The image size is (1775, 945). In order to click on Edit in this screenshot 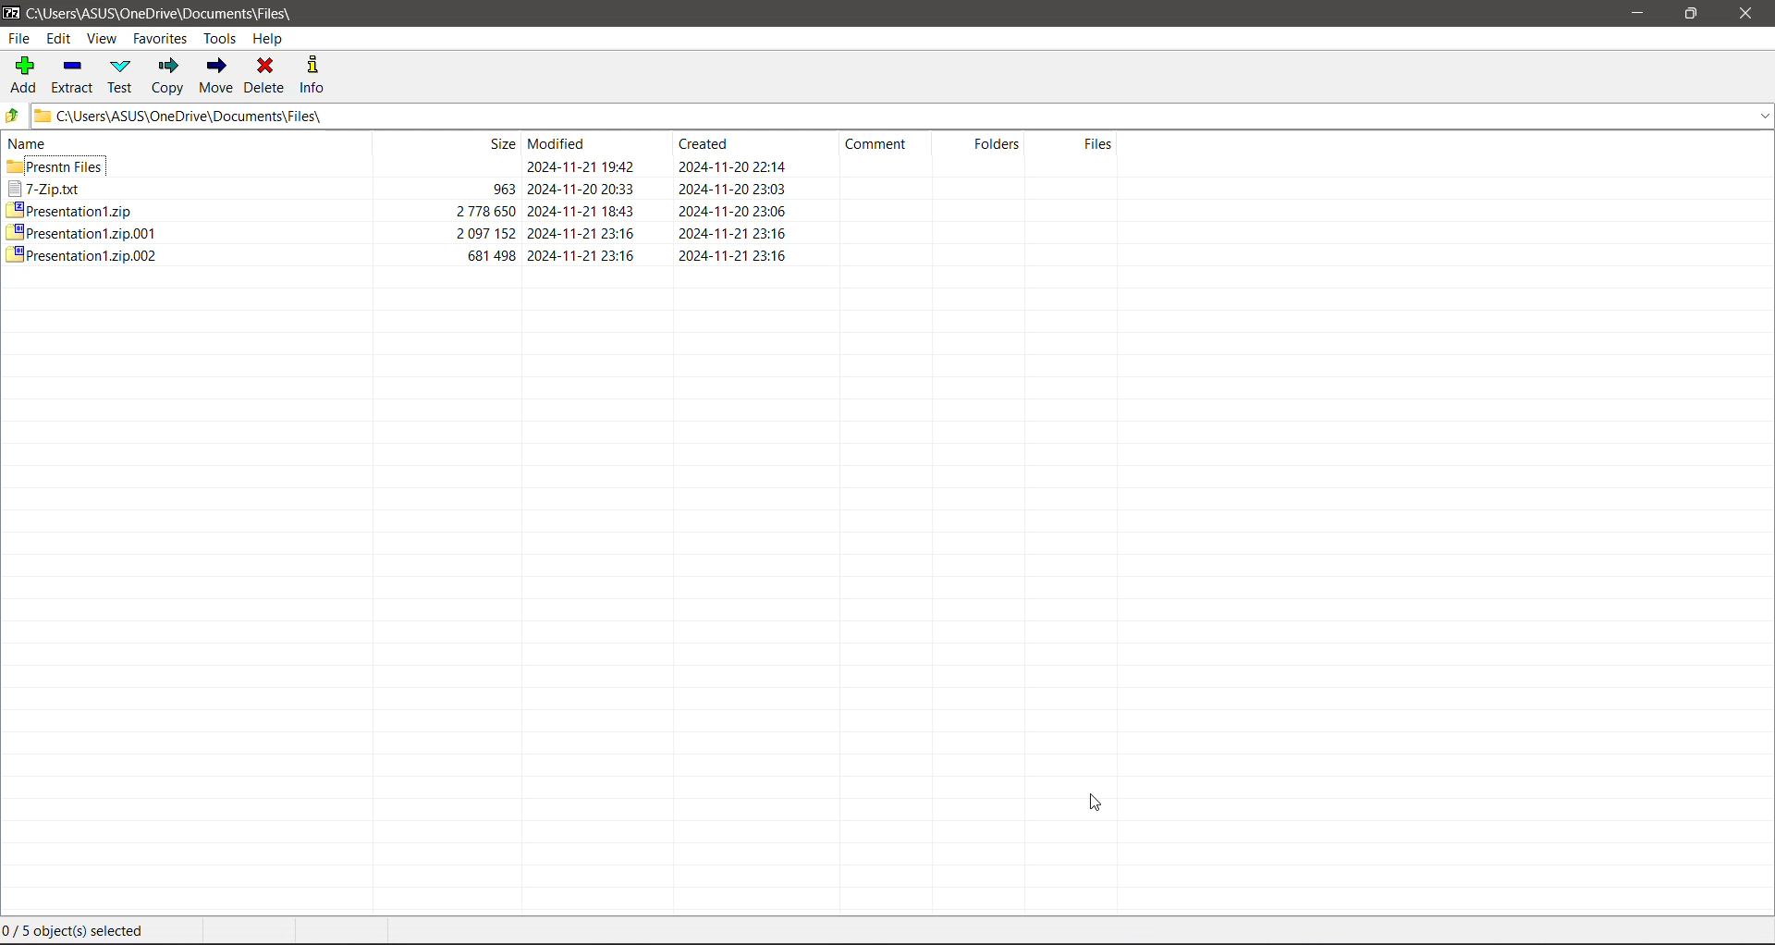, I will do `click(62, 40)`.